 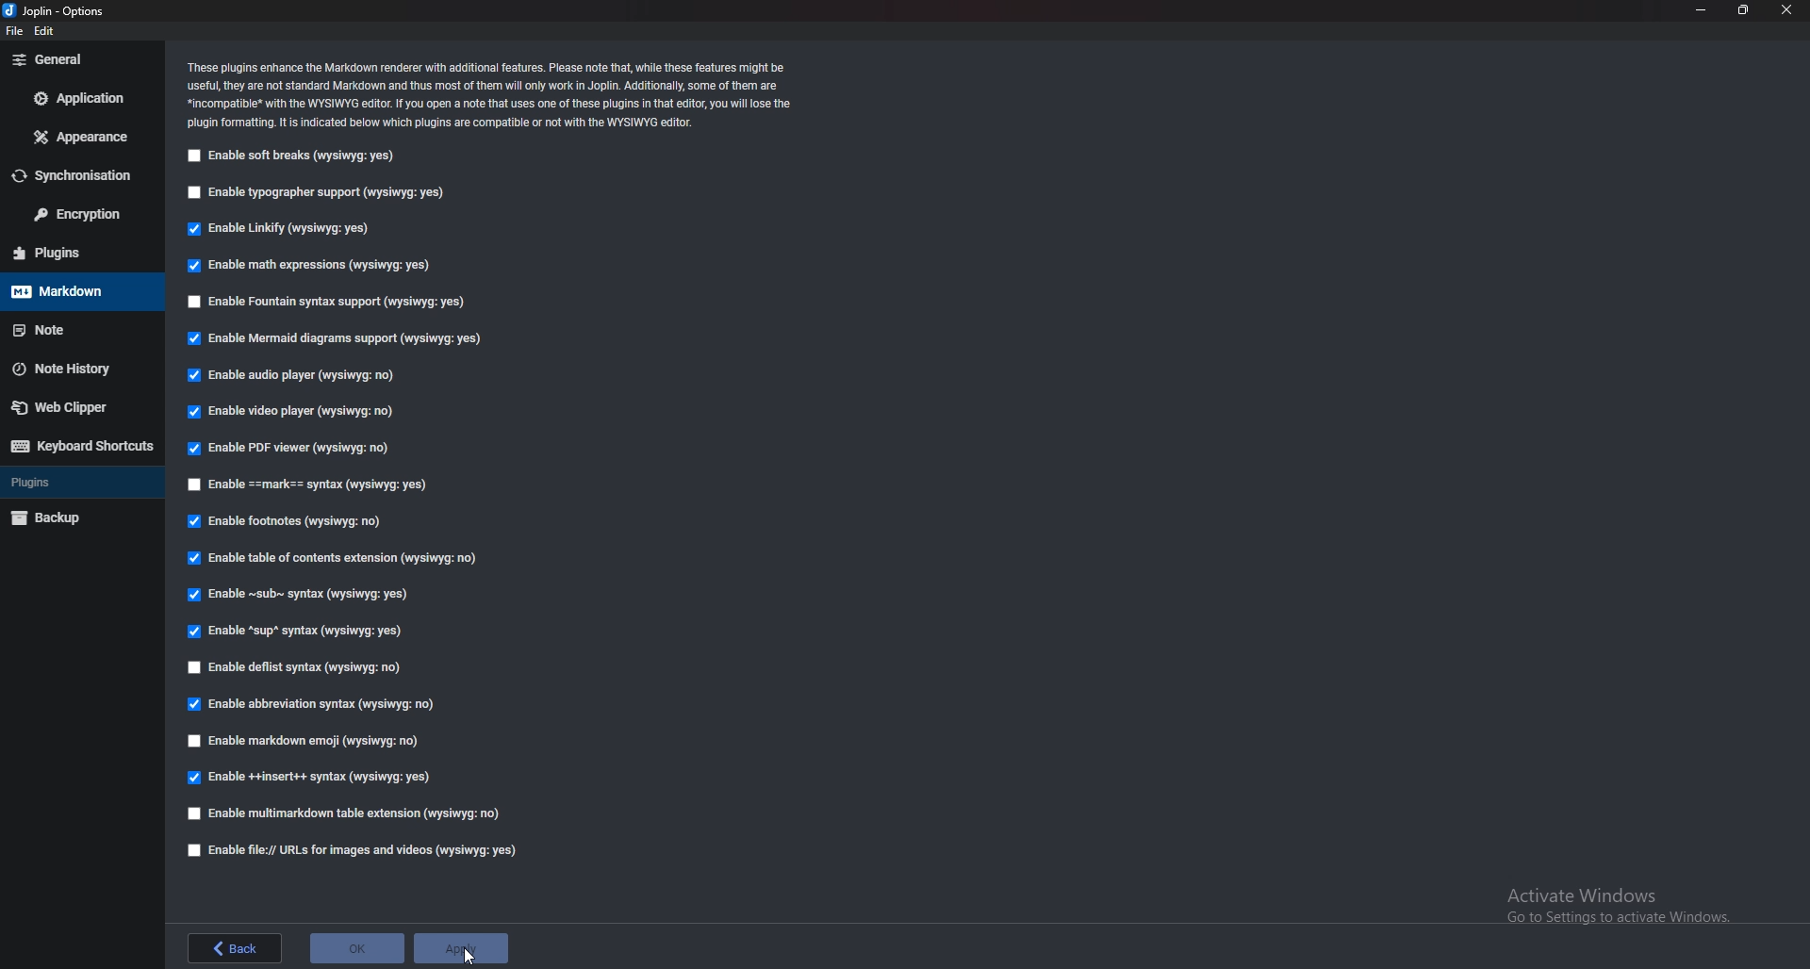 What do you see at coordinates (45, 30) in the screenshot?
I see `edit` at bounding box center [45, 30].